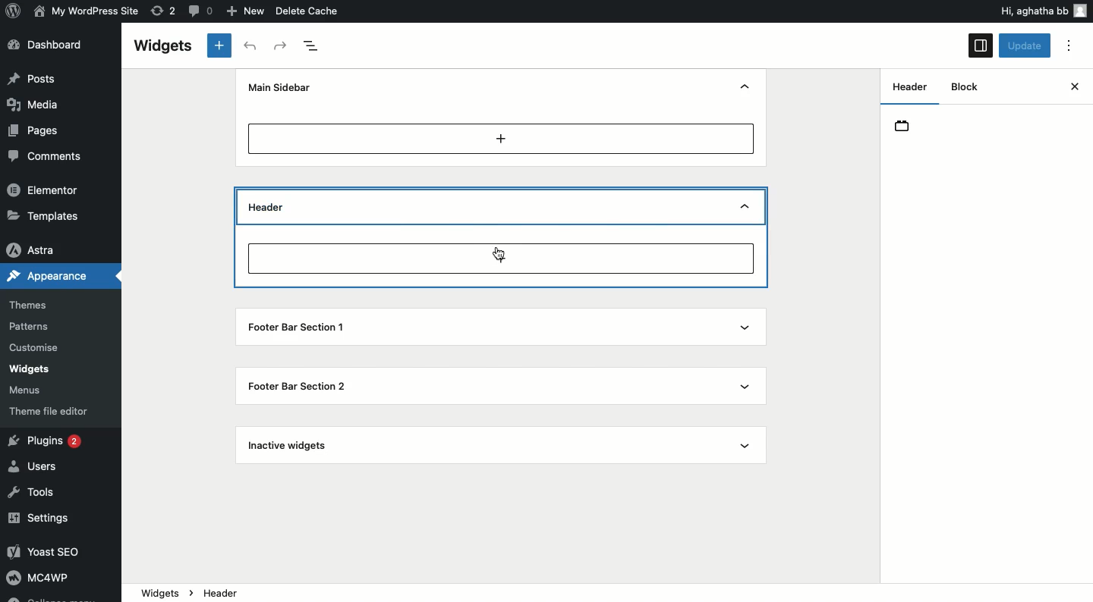 The height and width of the screenshot is (602, 1093). What do you see at coordinates (1042, 11) in the screenshot?
I see `Hi user` at bounding box center [1042, 11].